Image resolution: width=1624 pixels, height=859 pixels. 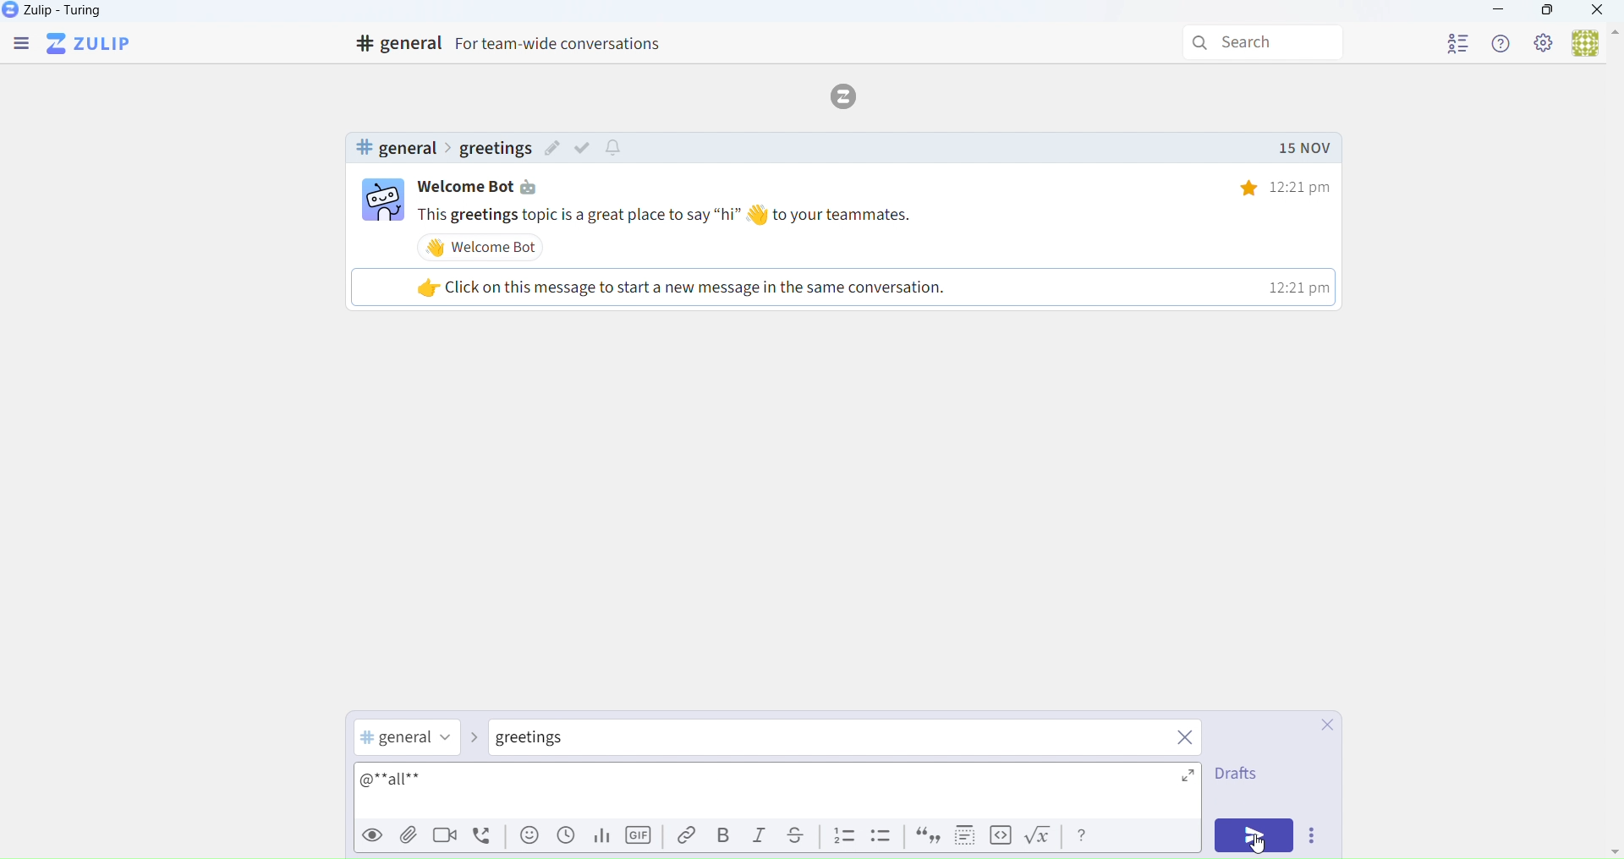 What do you see at coordinates (409, 837) in the screenshot?
I see `Attachment` at bounding box center [409, 837].